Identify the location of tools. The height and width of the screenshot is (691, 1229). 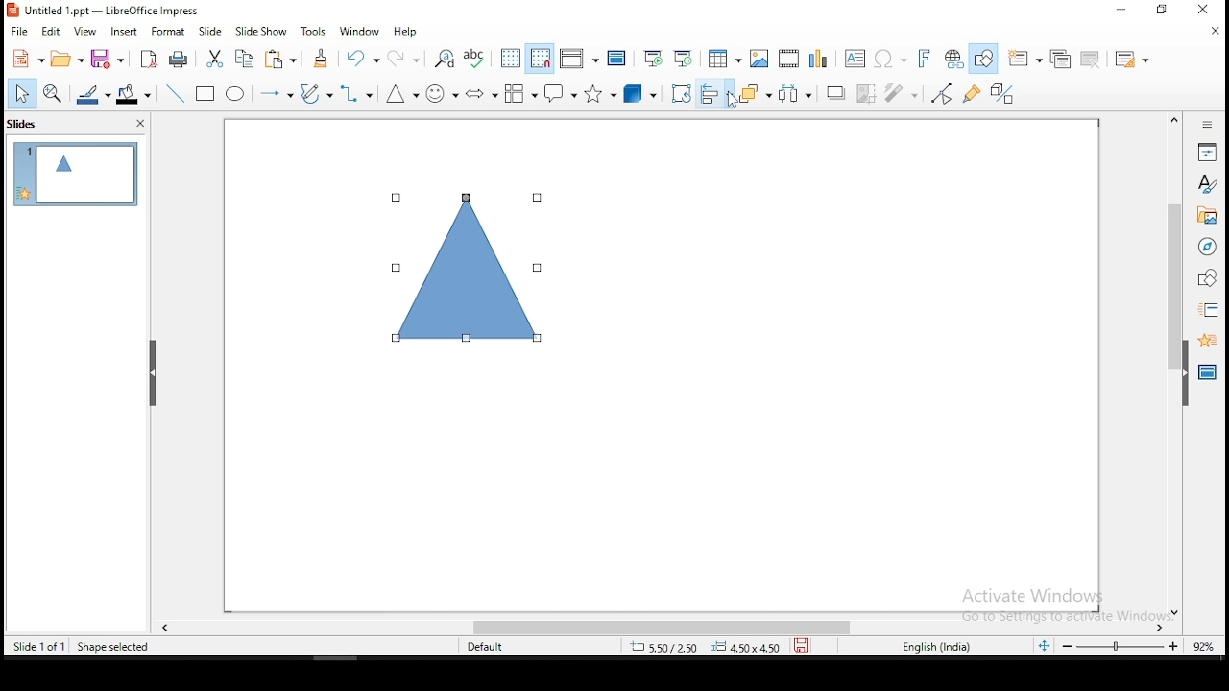
(317, 30).